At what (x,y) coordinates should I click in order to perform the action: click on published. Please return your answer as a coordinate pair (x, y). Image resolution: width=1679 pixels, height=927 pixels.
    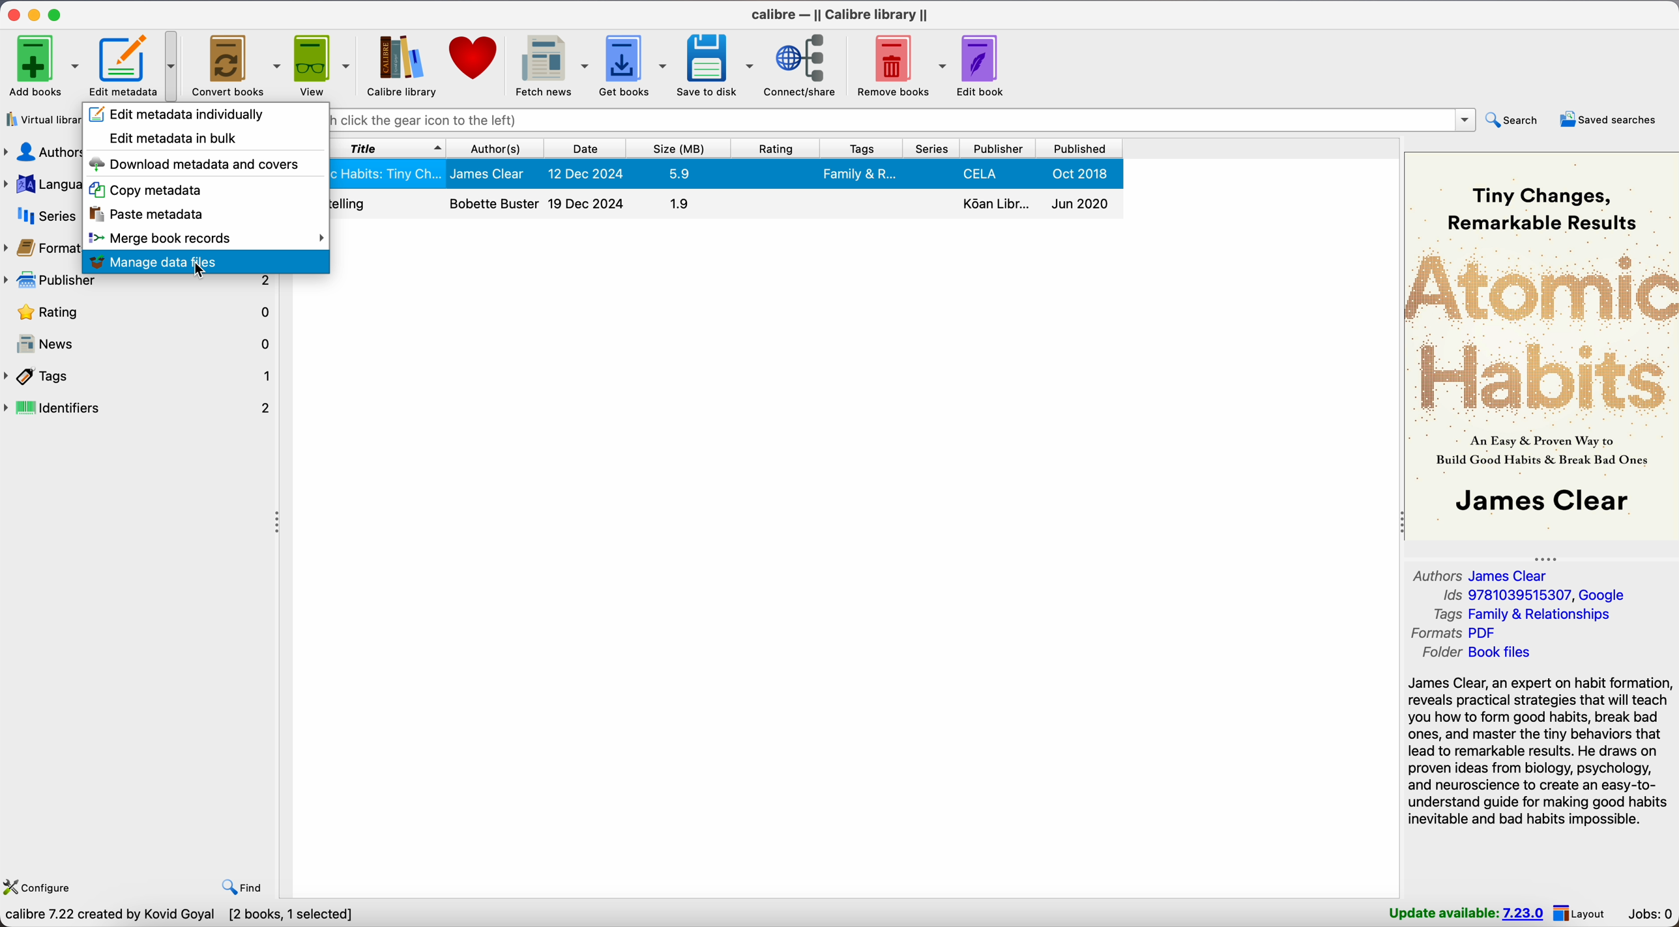
    Looking at the image, I should click on (1082, 149).